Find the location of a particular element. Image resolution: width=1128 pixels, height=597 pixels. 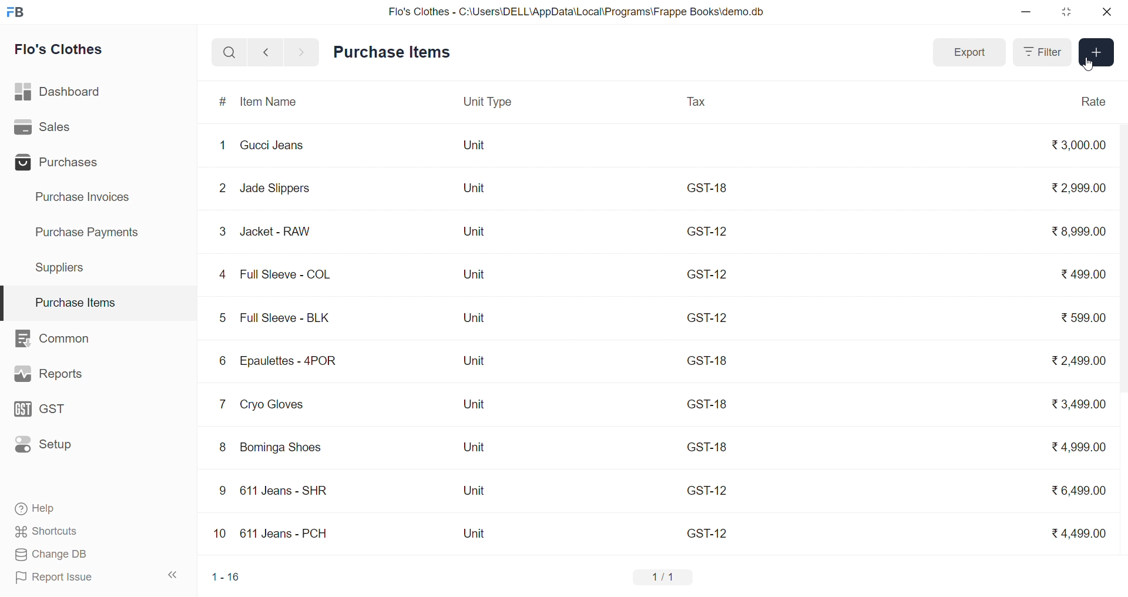

₹6,499.00 is located at coordinates (1077, 492).